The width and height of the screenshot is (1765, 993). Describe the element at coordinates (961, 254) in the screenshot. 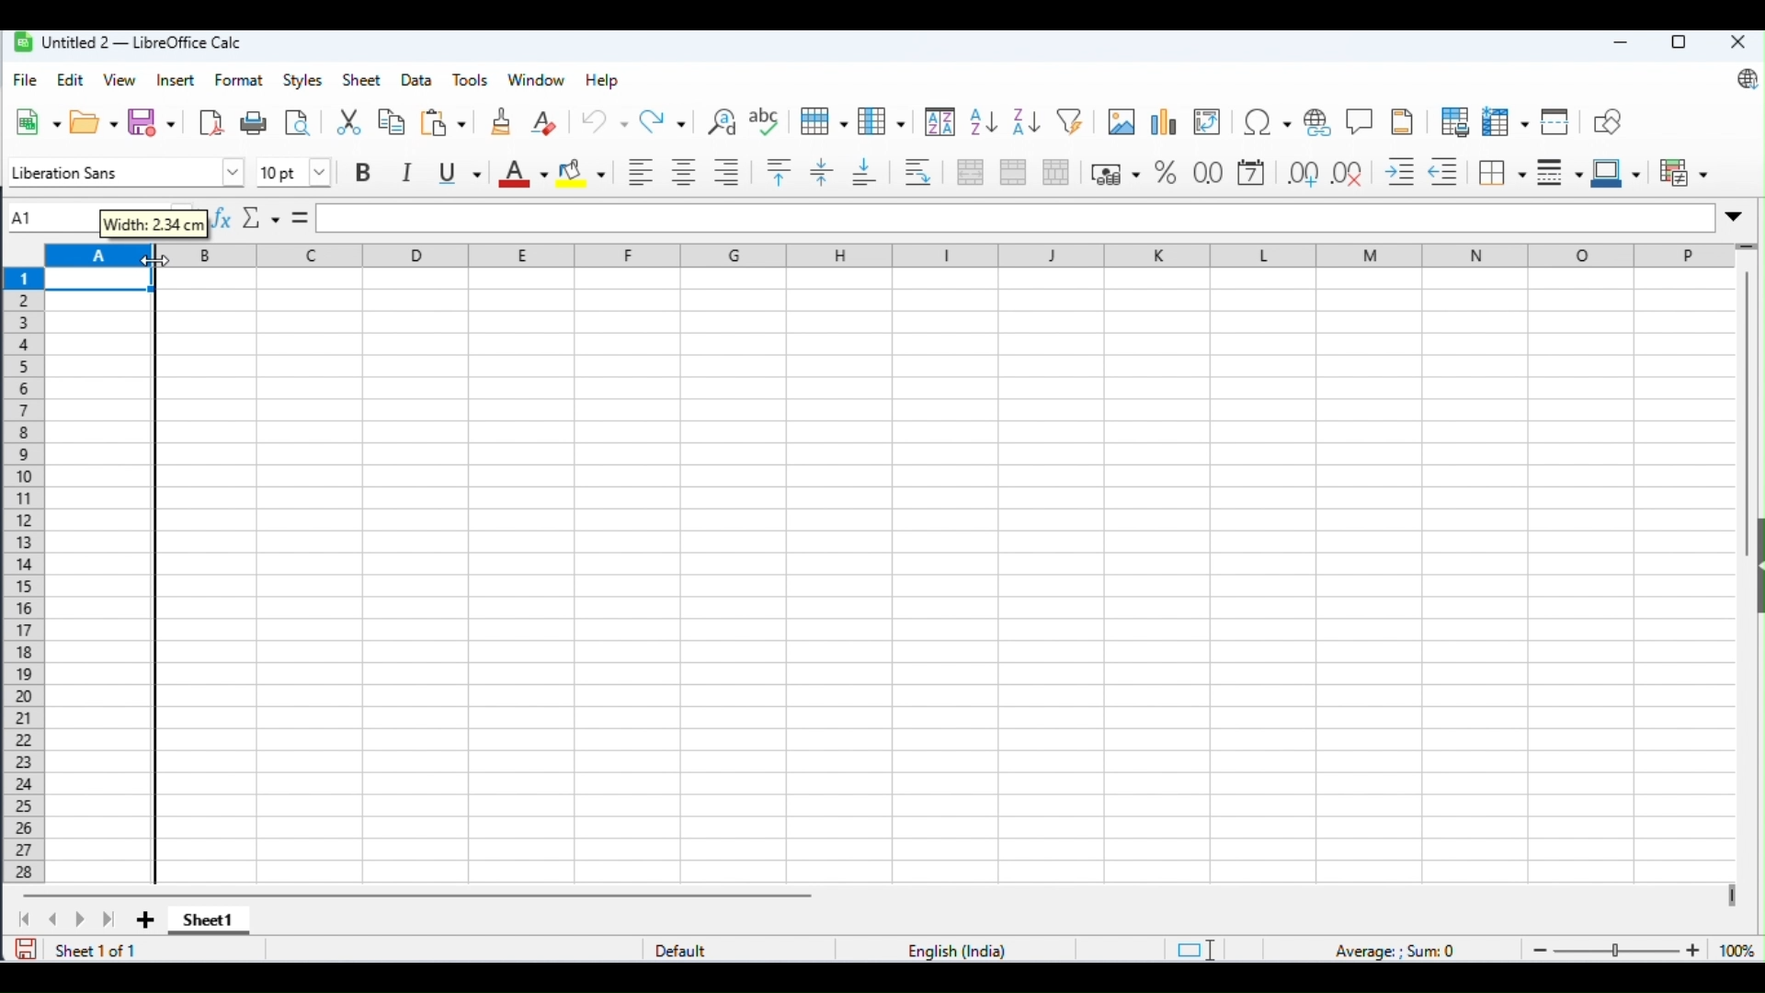

I see `column headings` at that location.